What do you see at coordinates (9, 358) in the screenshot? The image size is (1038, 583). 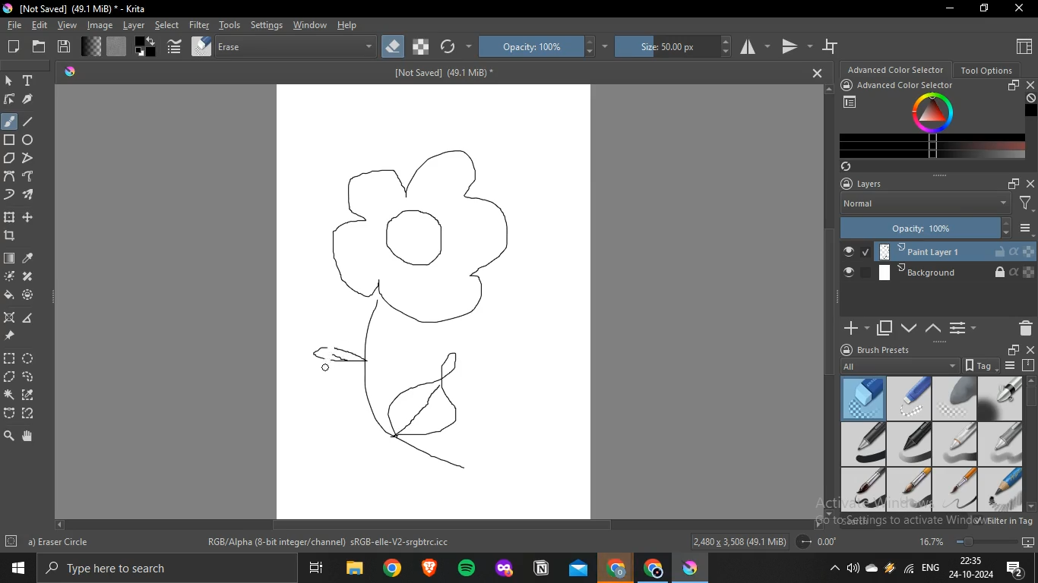 I see `rectange selection tool` at bounding box center [9, 358].